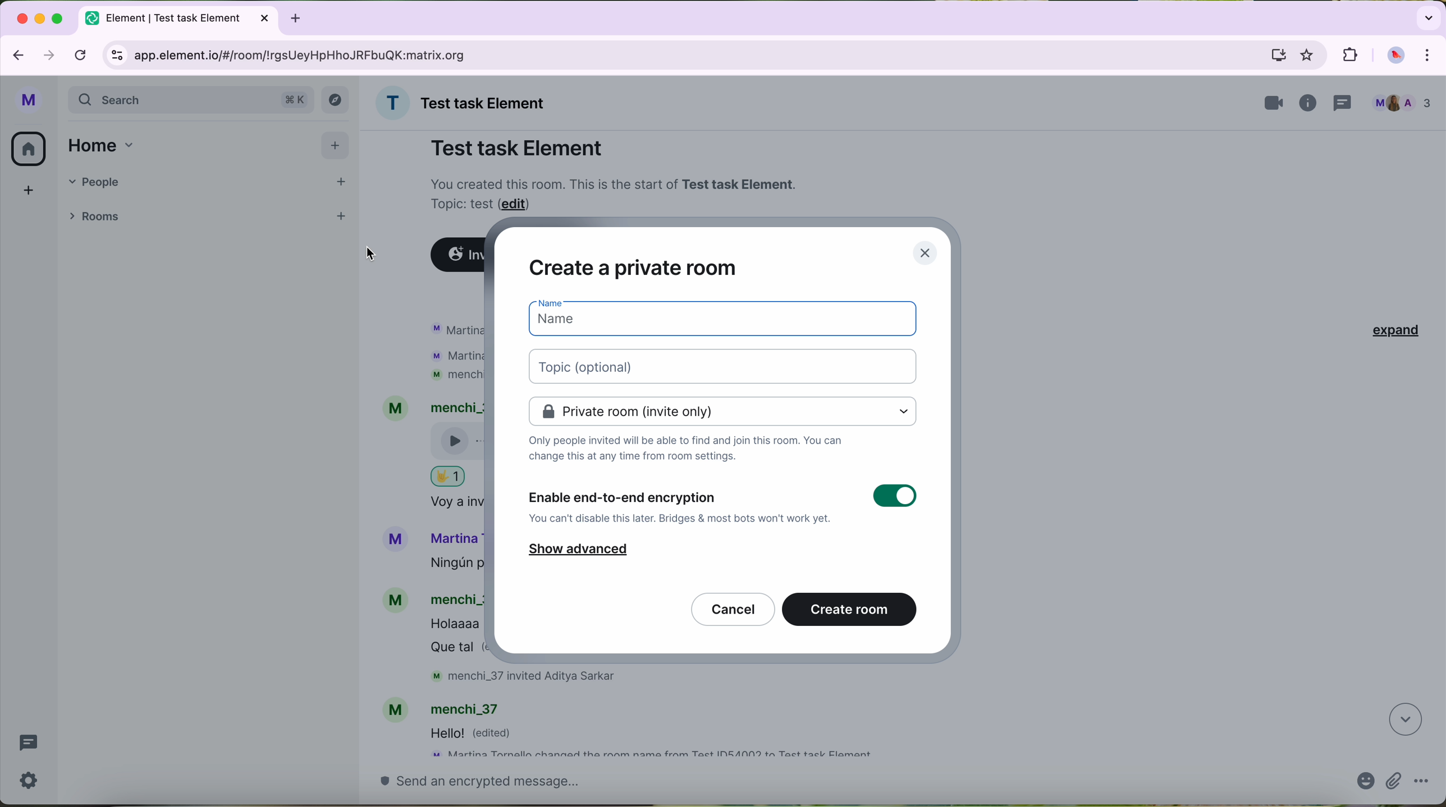 Image resolution: width=1446 pixels, height=807 pixels. I want to click on add, so click(24, 195).